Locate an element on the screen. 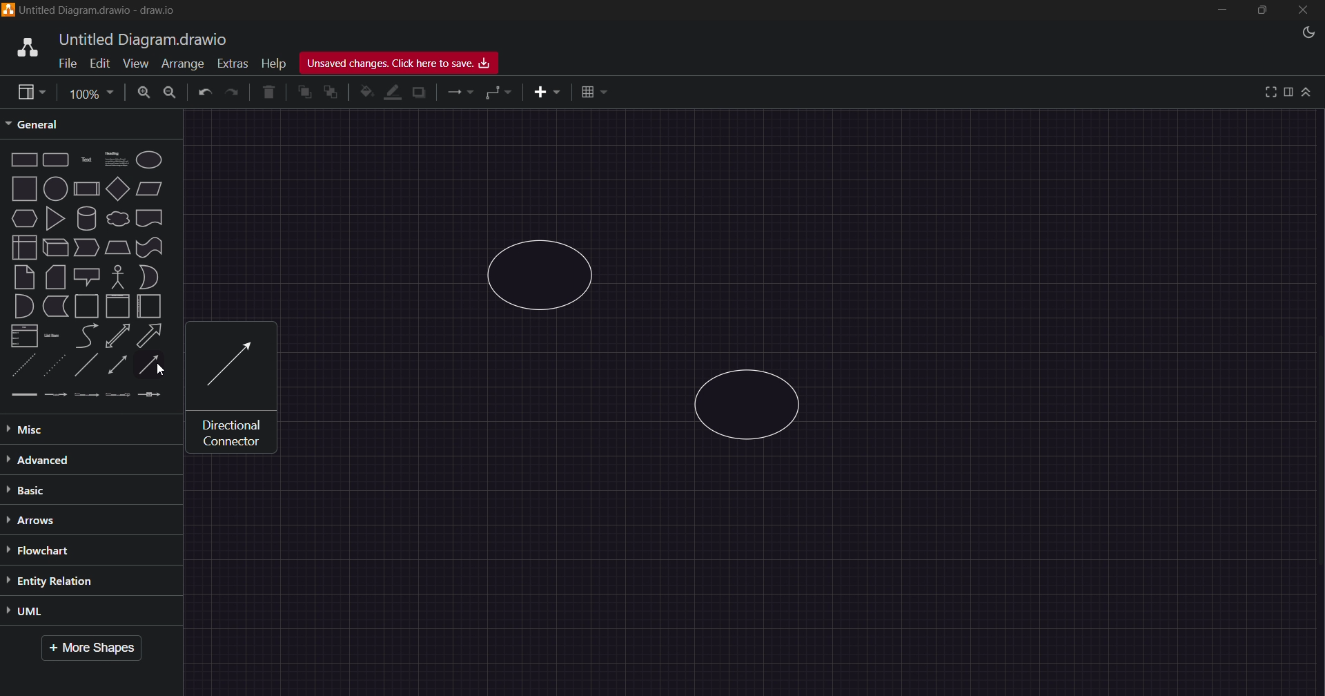 Image resolution: width=1325 pixels, height=696 pixels. insert is located at coordinates (542, 93).